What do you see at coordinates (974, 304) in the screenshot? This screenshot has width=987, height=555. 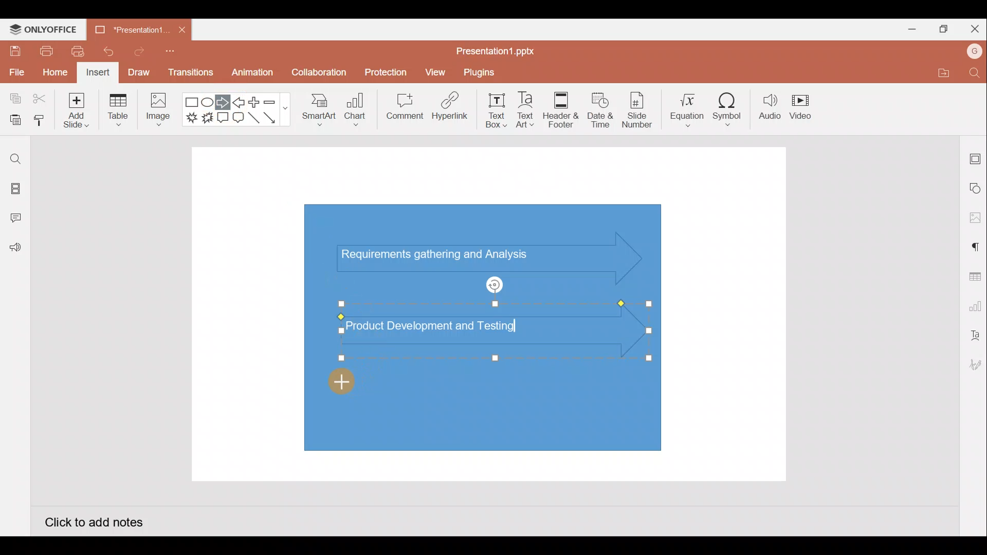 I see `Chart settings` at bounding box center [974, 304].